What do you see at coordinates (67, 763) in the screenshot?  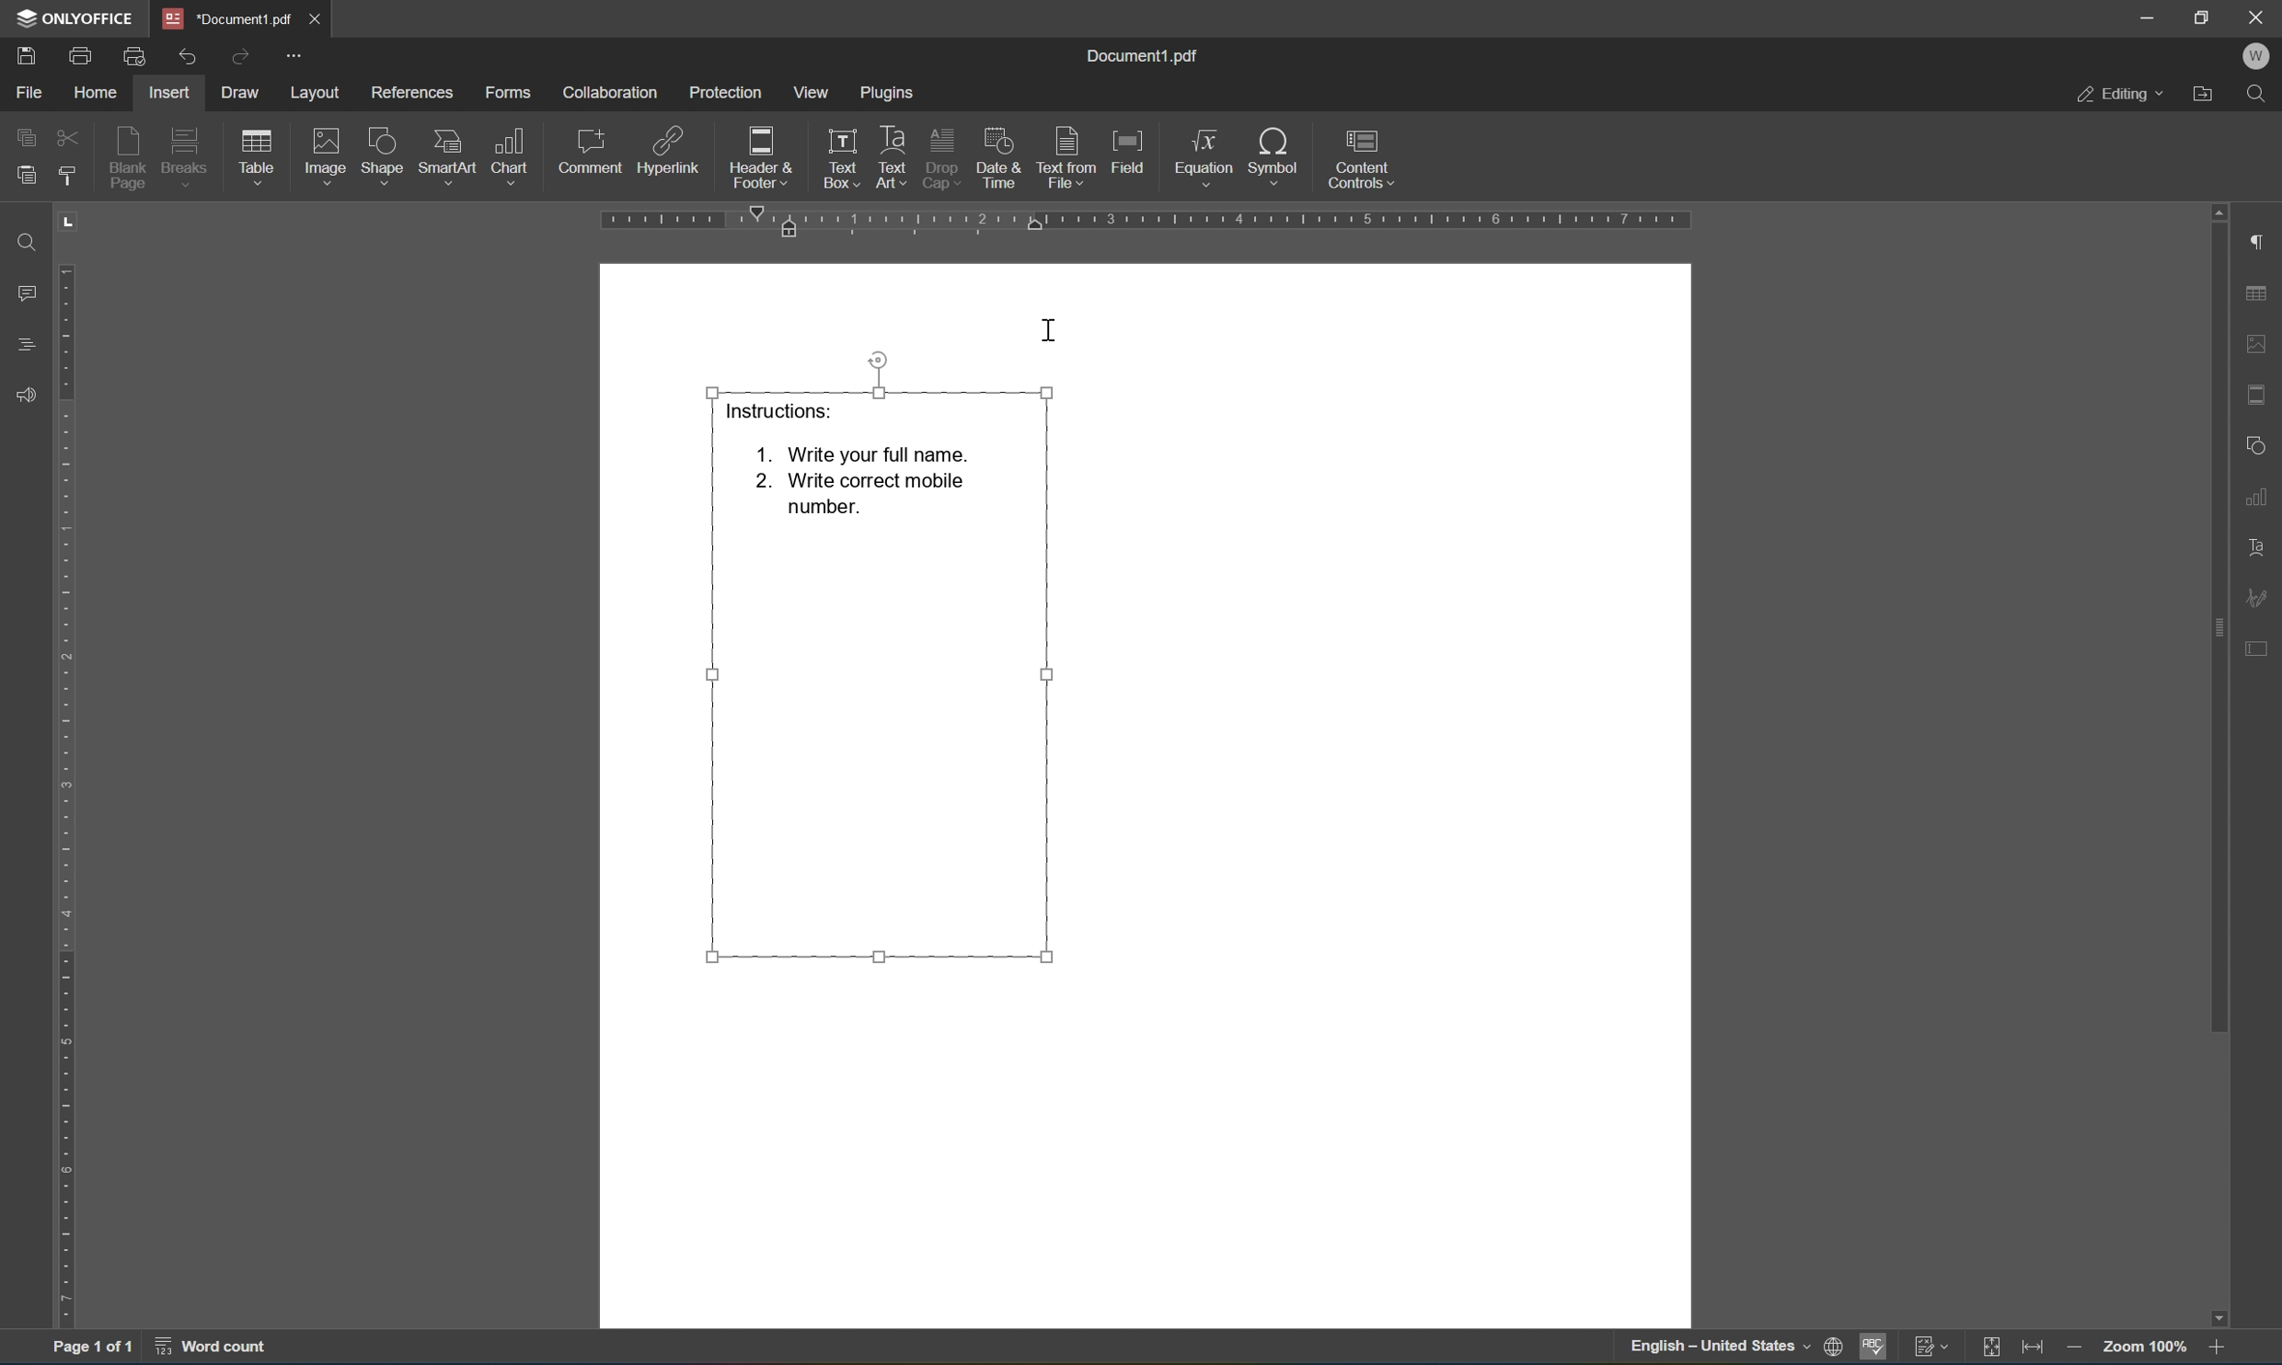 I see `ruler` at bounding box center [67, 763].